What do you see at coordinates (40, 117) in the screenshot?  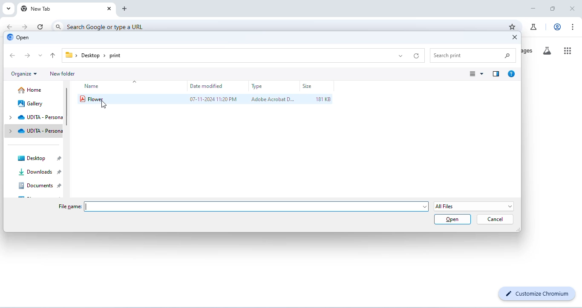 I see `udita - persona` at bounding box center [40, 117].